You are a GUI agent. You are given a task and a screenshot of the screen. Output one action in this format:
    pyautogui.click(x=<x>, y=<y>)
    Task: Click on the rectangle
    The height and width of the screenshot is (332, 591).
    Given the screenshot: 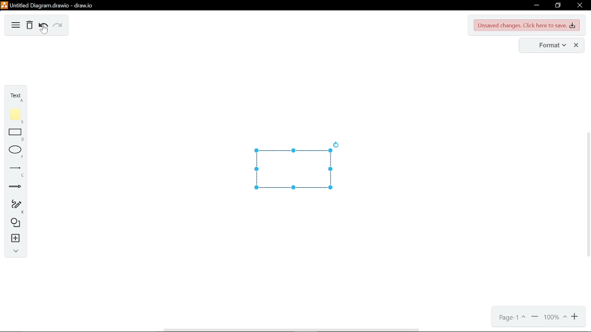 What is the action you would take?
    pyautogui.click(x=16, y=136)
    